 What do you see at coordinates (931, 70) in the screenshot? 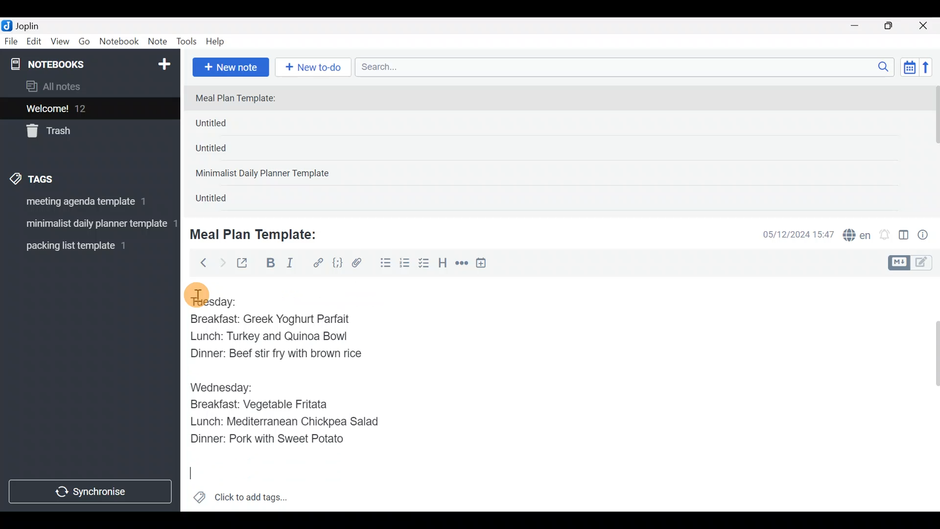
I see `Reverse sort` at bounding box center [931, 70].